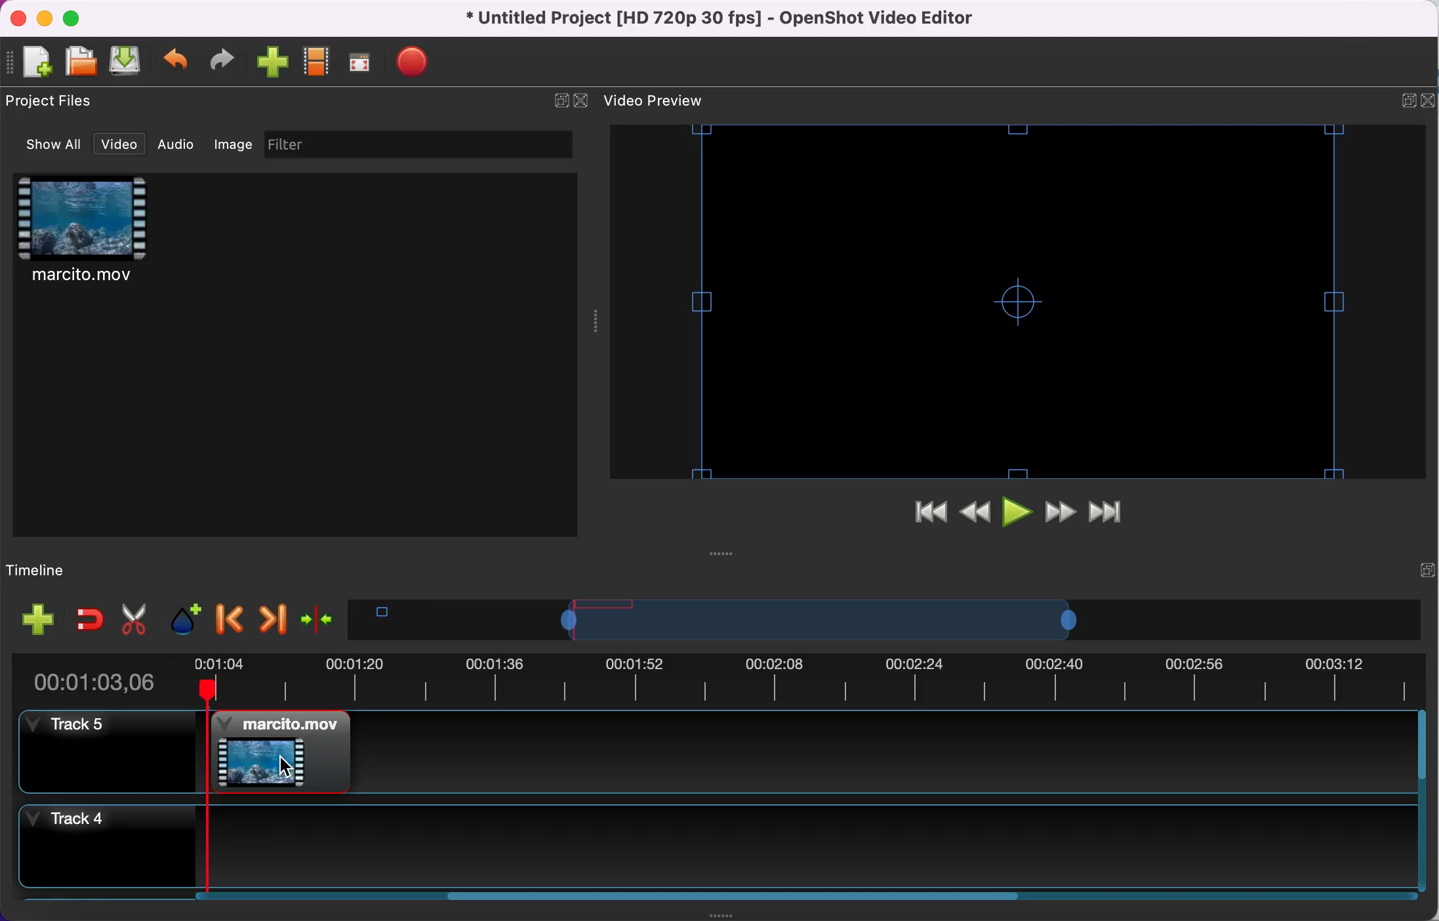 The height and width of the screenshot is (921, 1439). I want to click on redo, so click(222, 60).